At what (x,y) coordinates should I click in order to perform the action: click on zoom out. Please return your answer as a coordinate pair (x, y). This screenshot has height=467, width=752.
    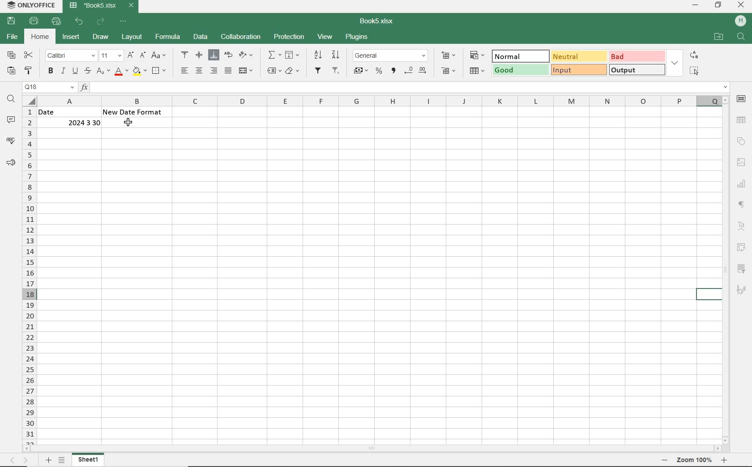
    Looking at the image, I should click on (664, 460).